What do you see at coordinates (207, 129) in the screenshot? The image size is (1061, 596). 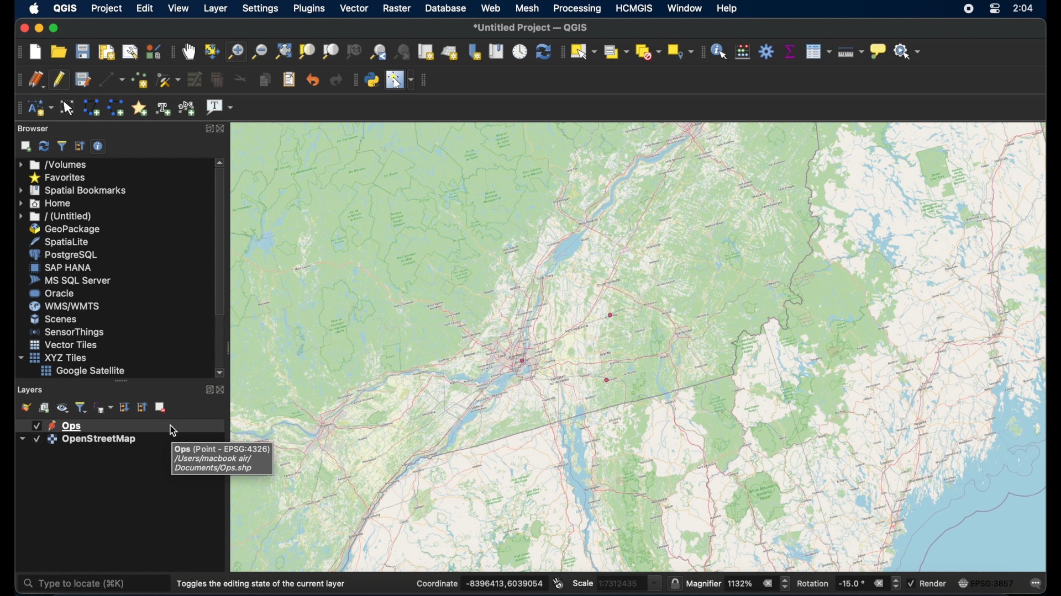 I see `expand` at bounding box center [207, 129].